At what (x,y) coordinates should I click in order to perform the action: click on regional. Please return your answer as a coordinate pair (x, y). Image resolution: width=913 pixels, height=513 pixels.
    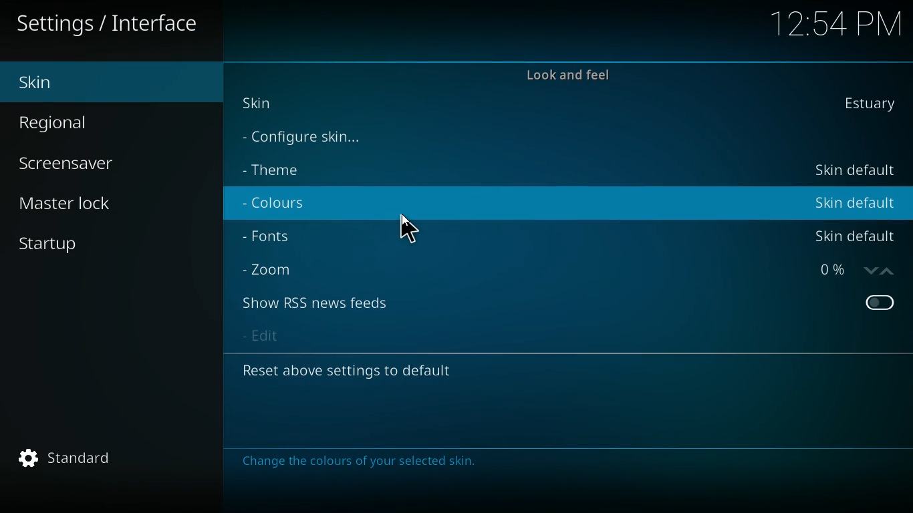
    Looking at the image, I should click on (84, 123).